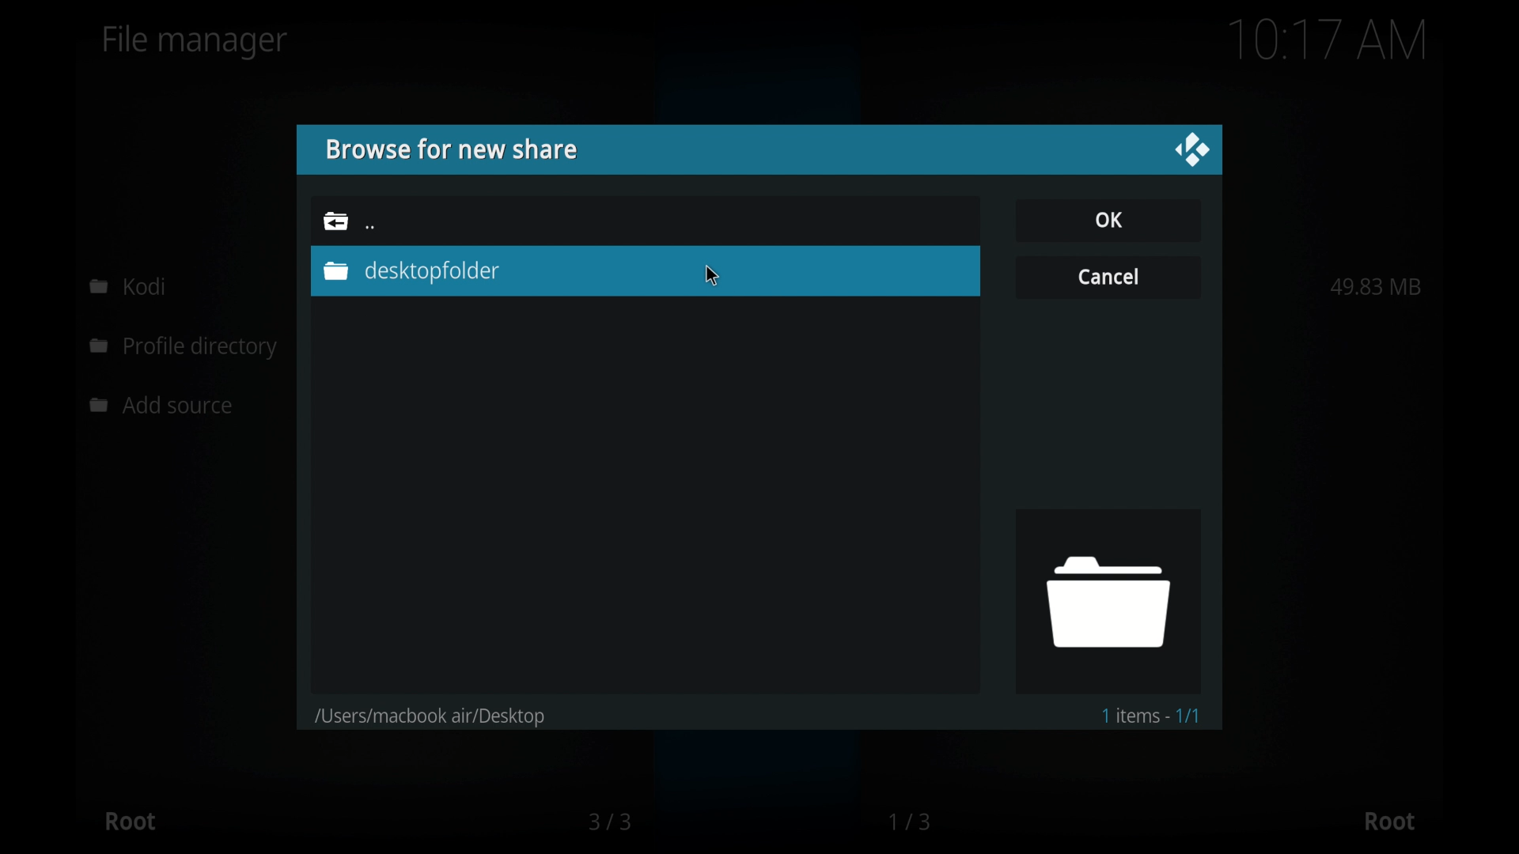 This screenshot has width=1519, height=854. Describe the element at coordinates (1150, 715) in the screenshot. I see `1items` at that location.